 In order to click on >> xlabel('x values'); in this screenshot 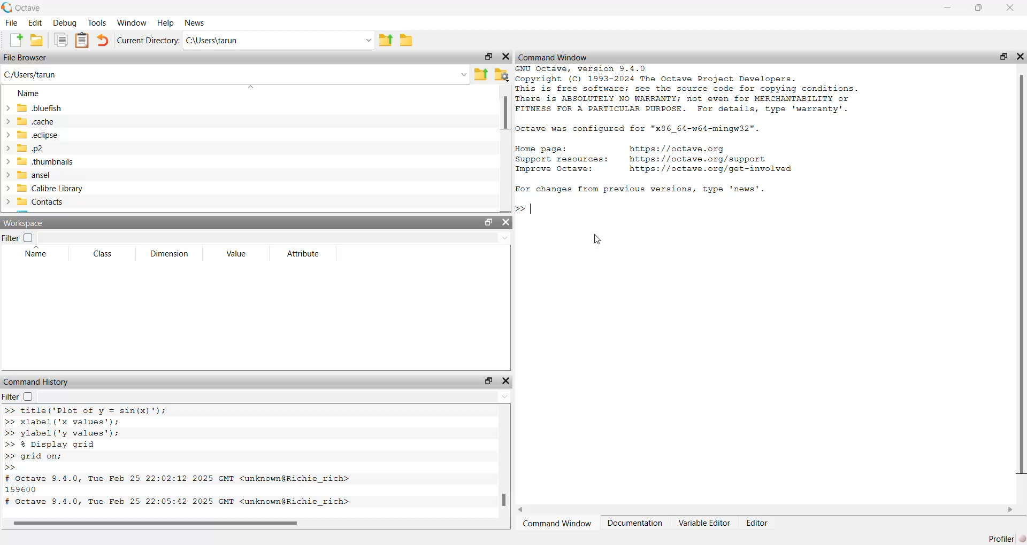, I will do `click(66, 422)`.